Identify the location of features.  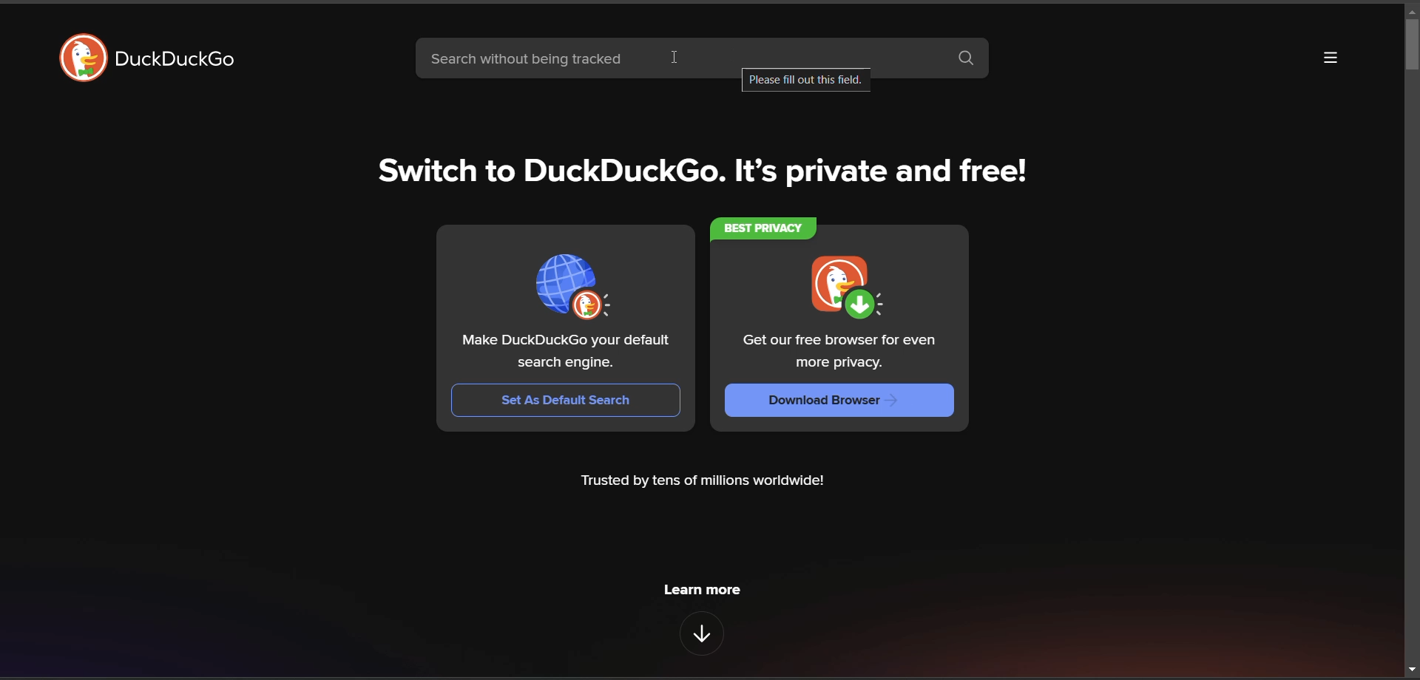
(701, 633).